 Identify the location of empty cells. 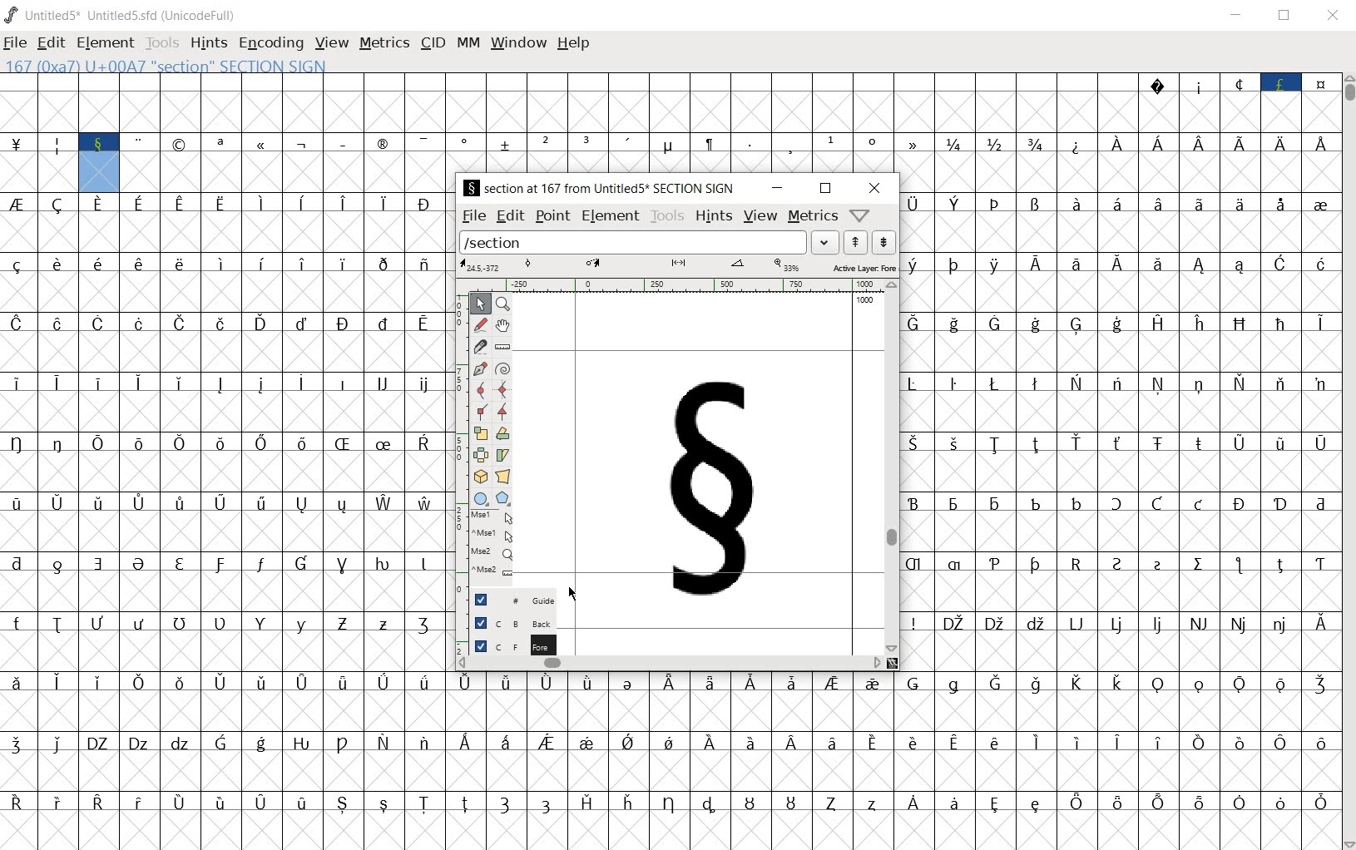
(226, 413).